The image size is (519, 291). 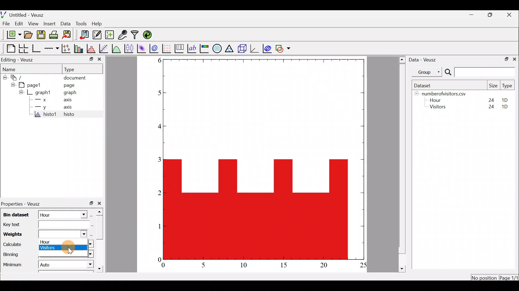 I want to click on plot a 2d dataset as contours, so click(x=154, y=48).